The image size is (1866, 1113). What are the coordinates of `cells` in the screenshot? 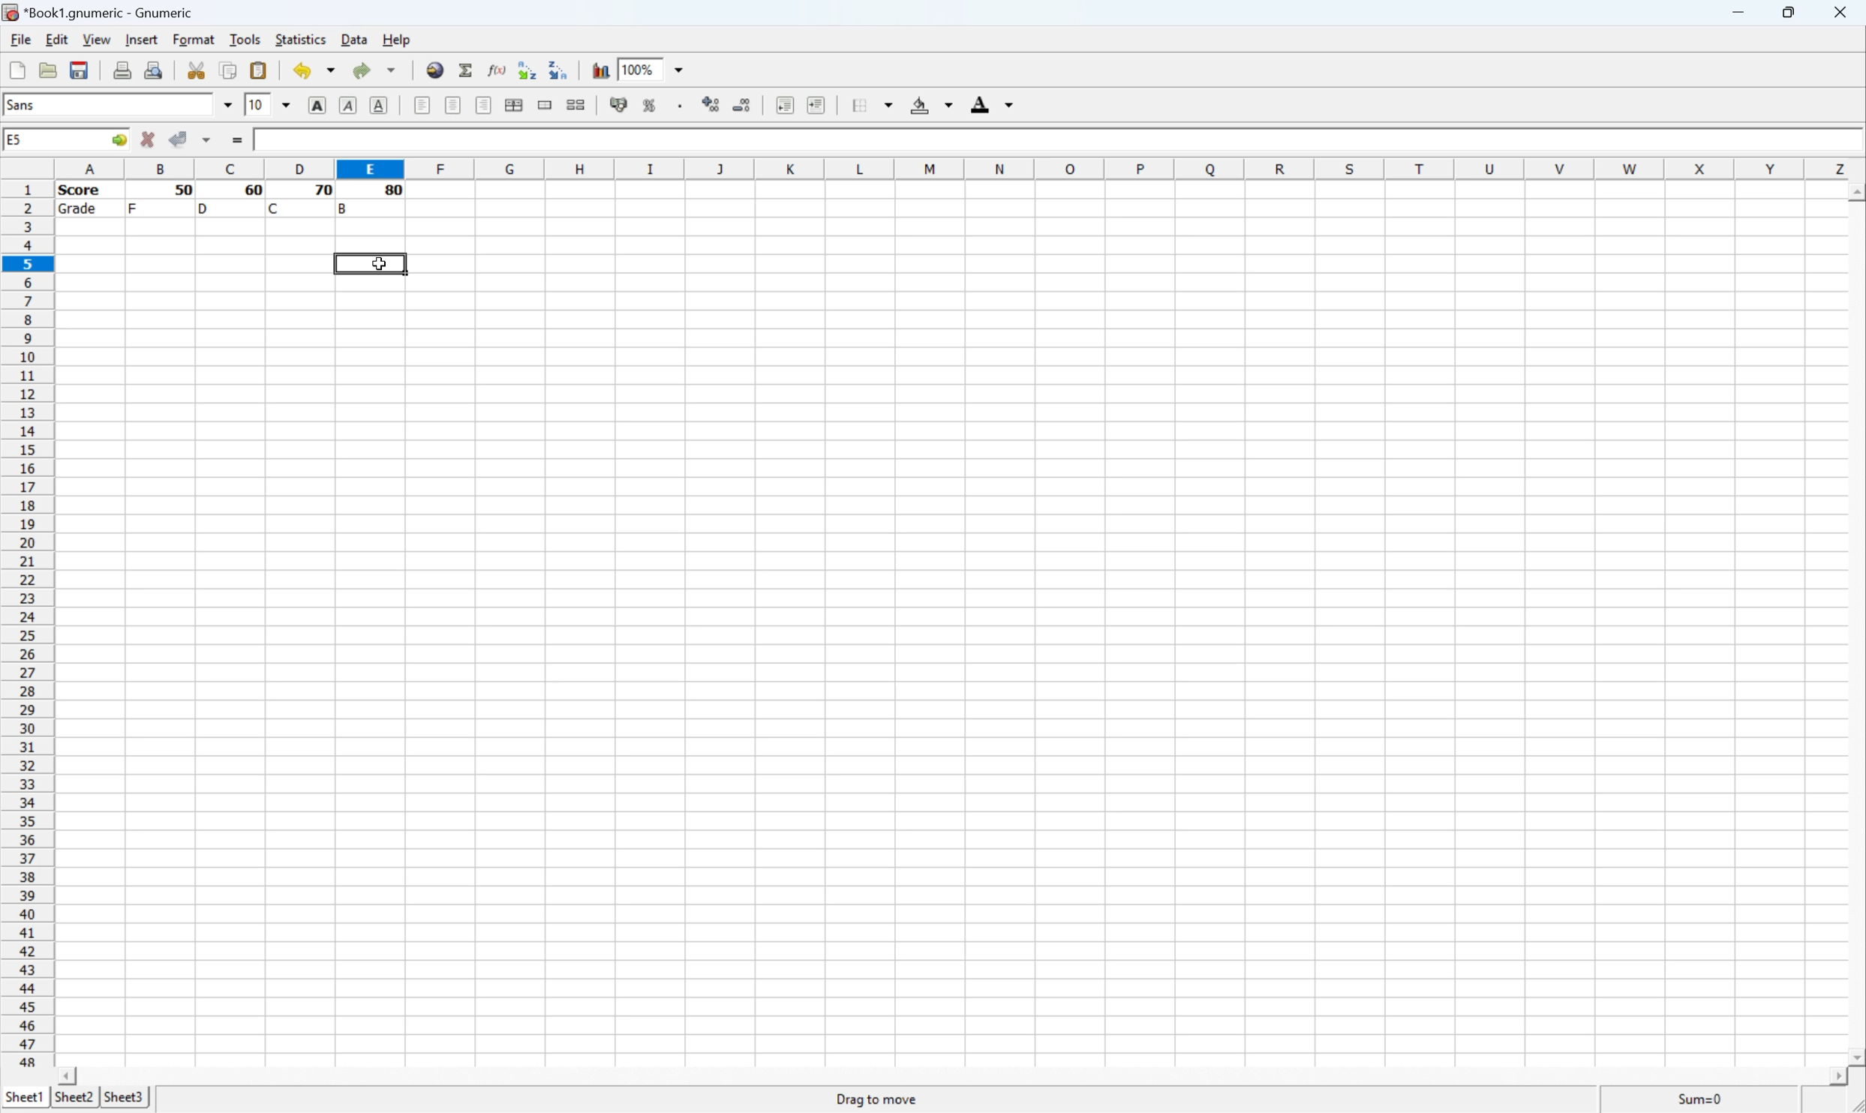 It's located at (1133, 201).